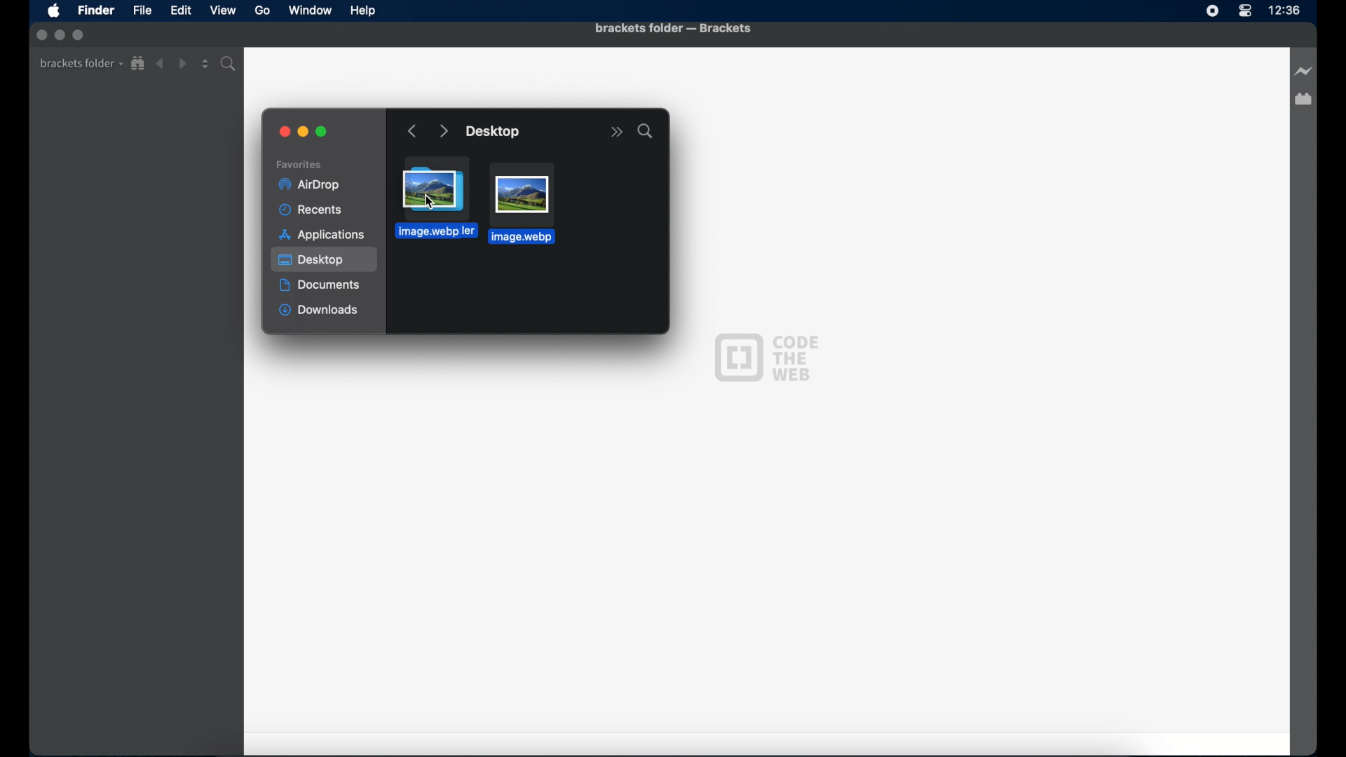 The image size is (1346, 757). I want to click on find in folder, so click(231, 64).